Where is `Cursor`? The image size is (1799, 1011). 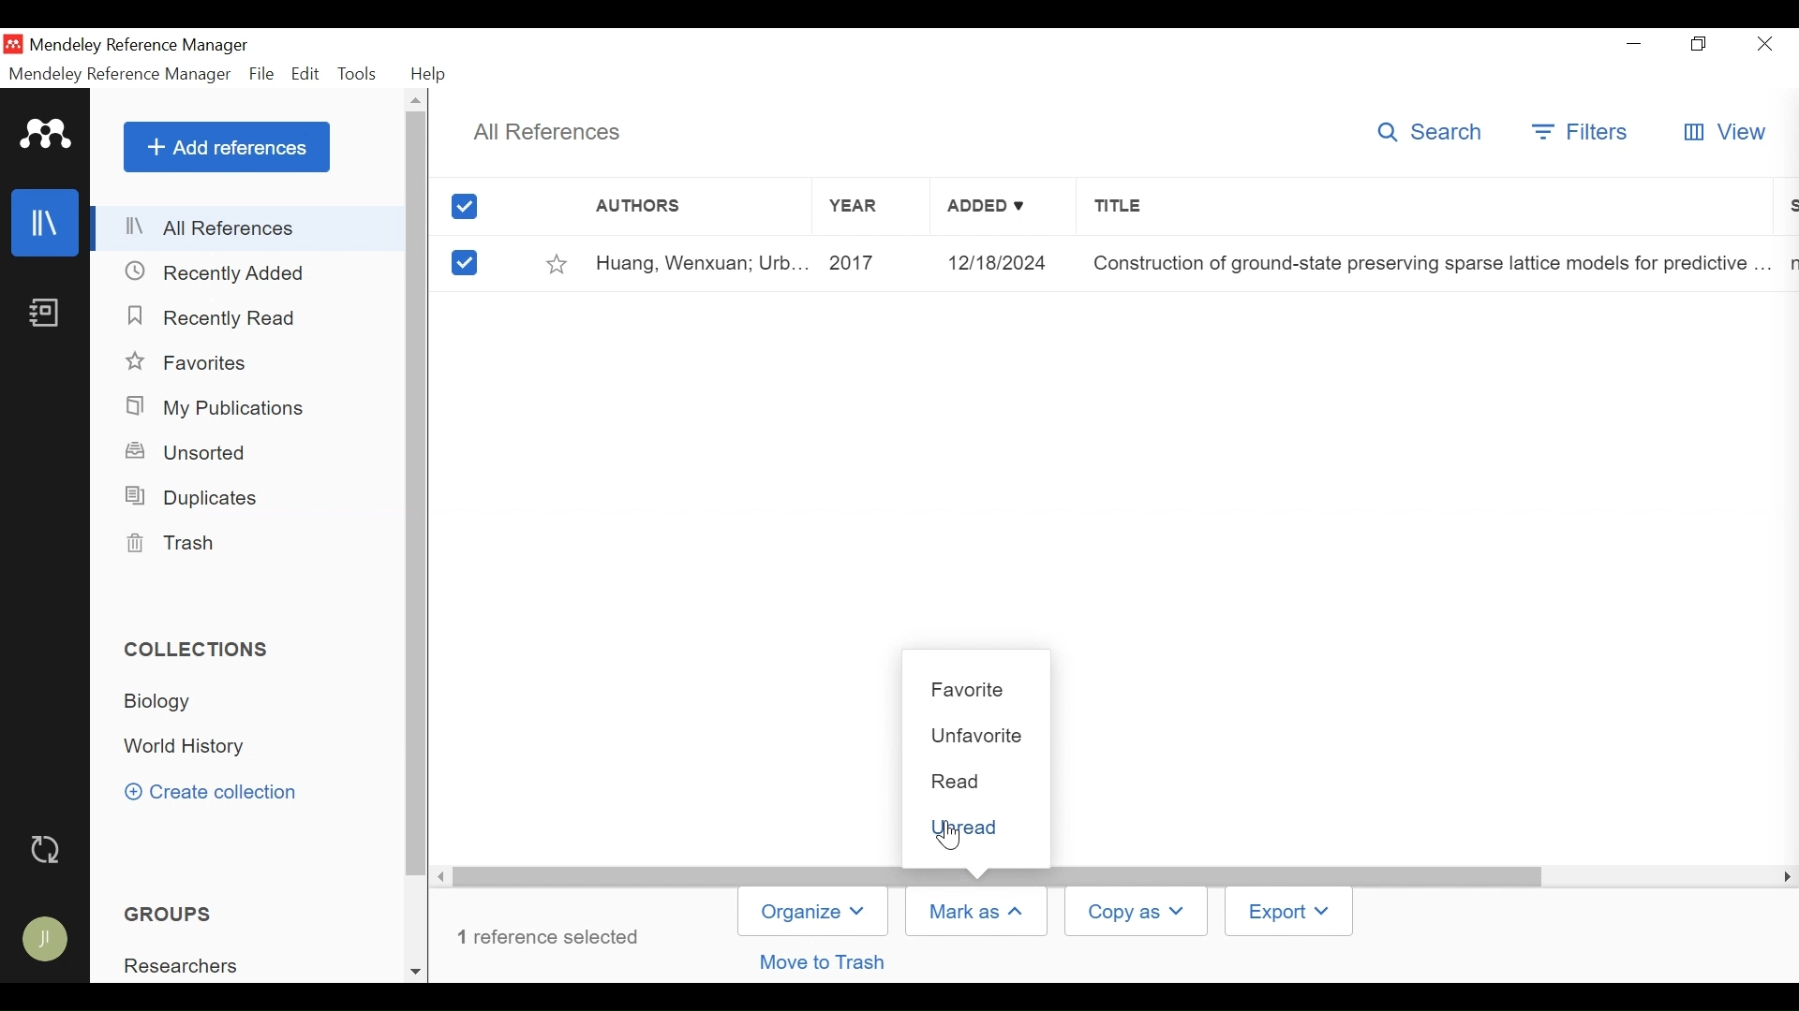 Cursor is located at coordinates (951, 839).